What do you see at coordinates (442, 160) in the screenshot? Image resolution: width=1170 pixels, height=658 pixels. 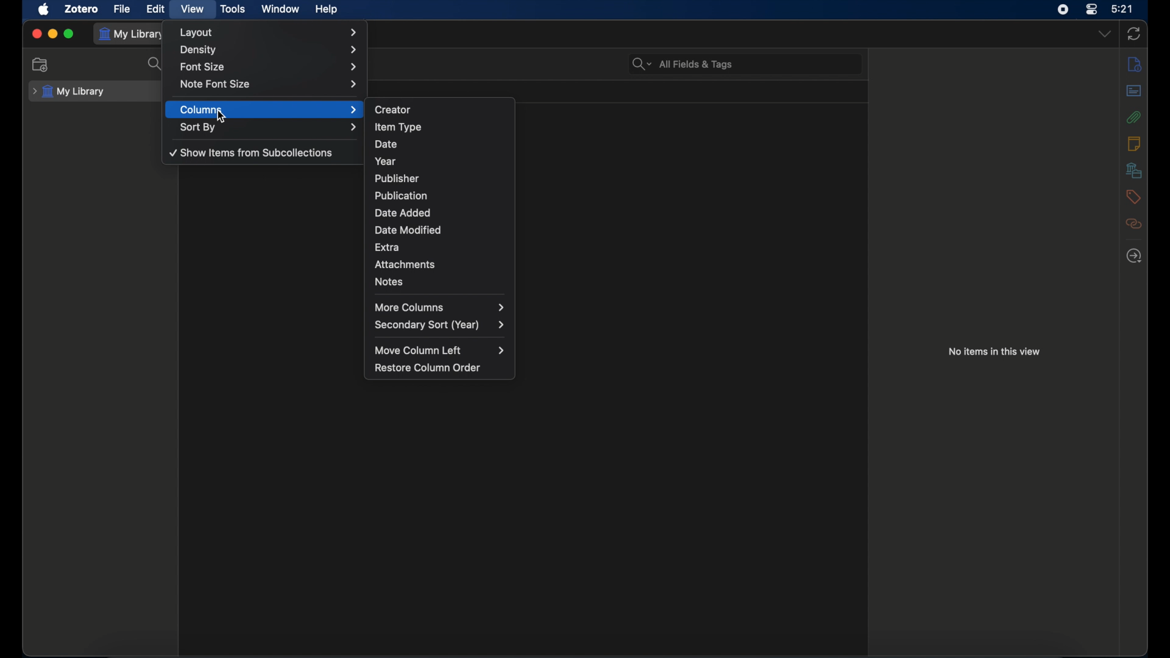 I see `year` at bounding box center [442, 160].